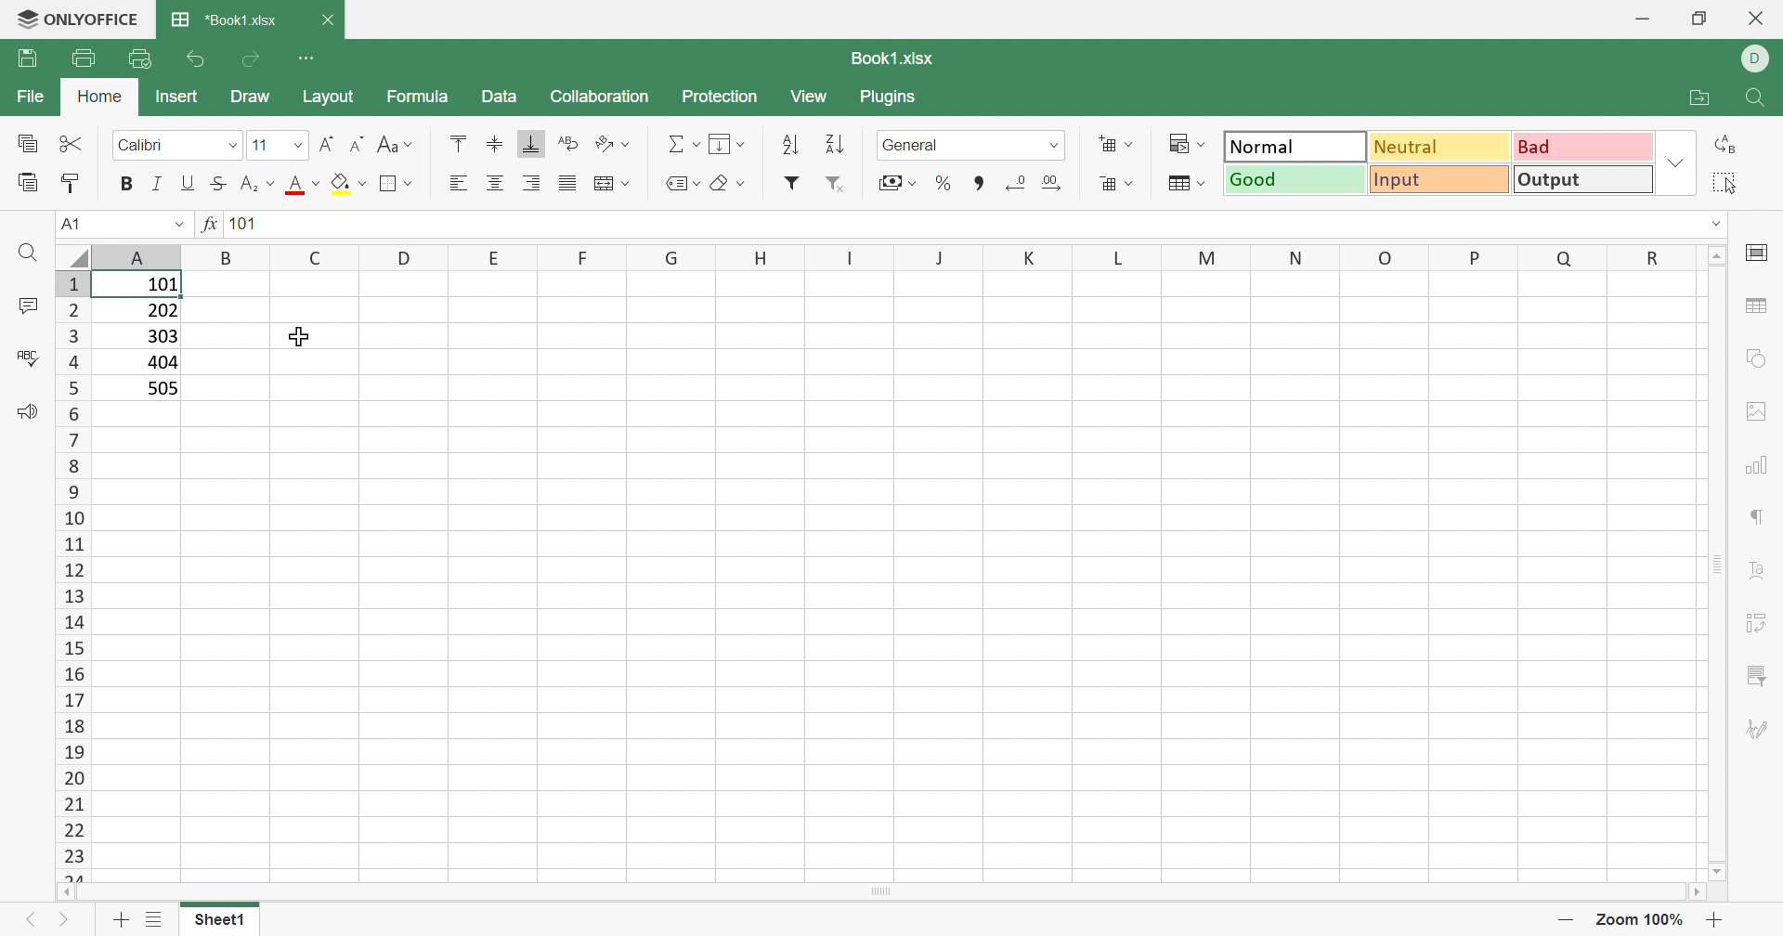 The width and height of the screenshot is (1783, 936). What do you see at coordinates (1758, 357) in the screenshot?
I see `shape settings` at bounding box center [1758, 357].